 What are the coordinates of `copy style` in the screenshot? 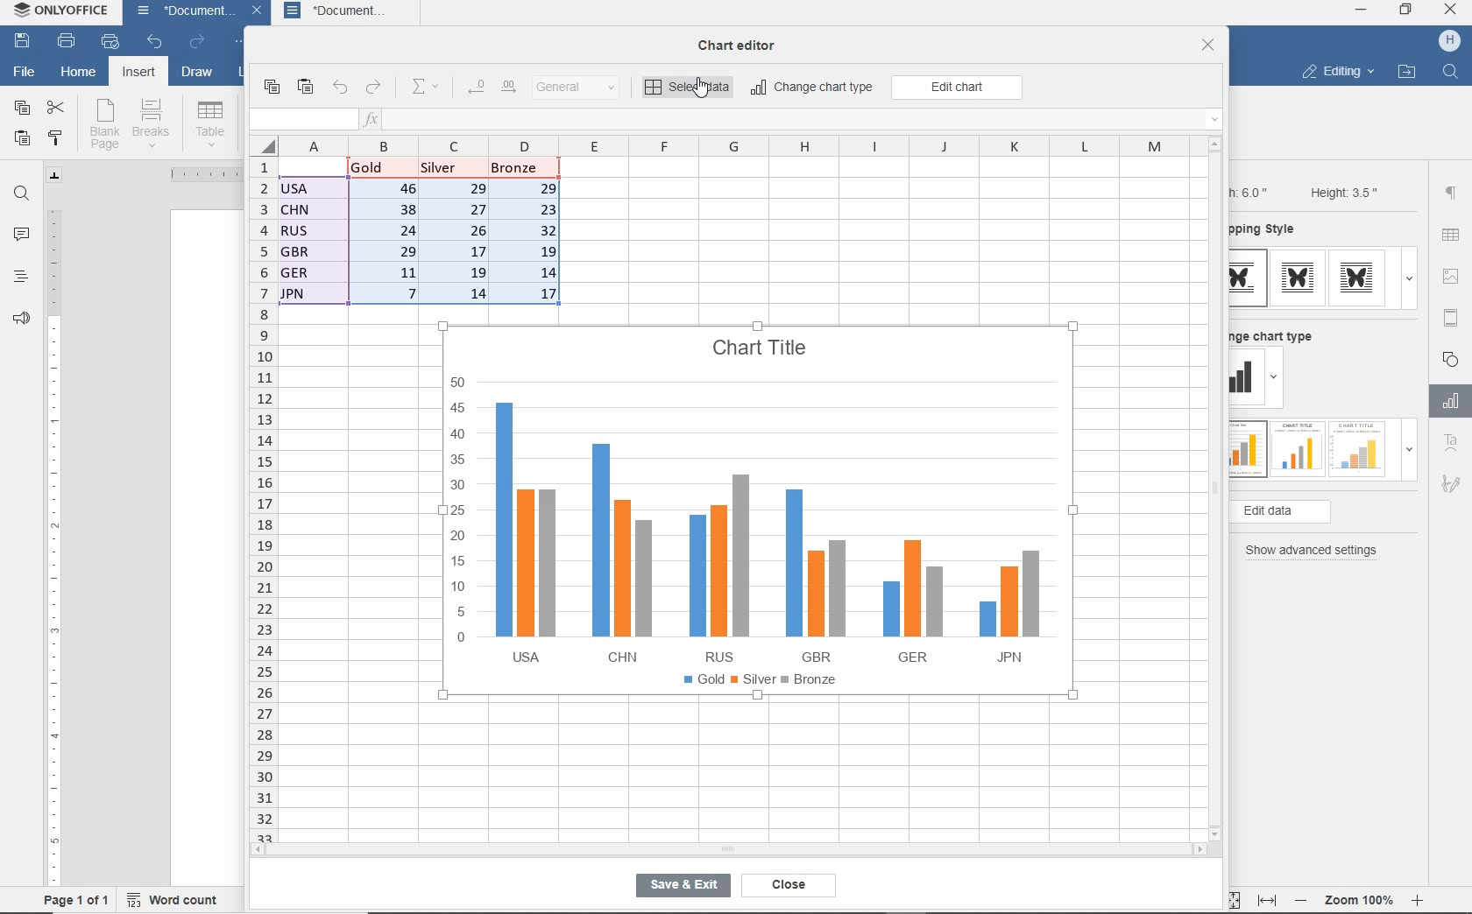 It's located at (57, 137).